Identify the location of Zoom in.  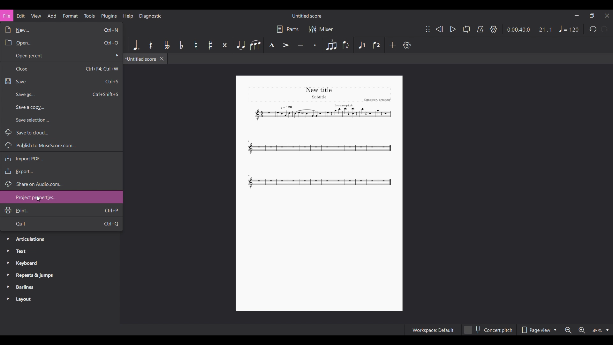
(582, 330).